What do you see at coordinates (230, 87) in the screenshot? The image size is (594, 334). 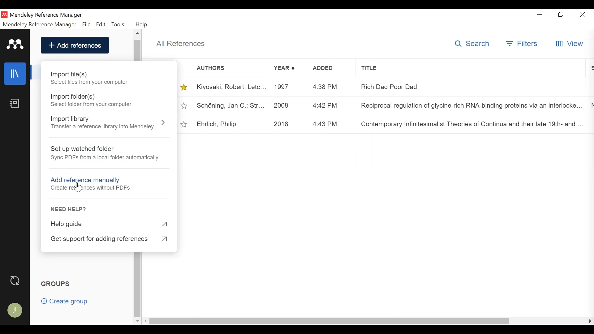 I see `Kiyosaki, Robert; Letc...` at bounding box center [230, 87].